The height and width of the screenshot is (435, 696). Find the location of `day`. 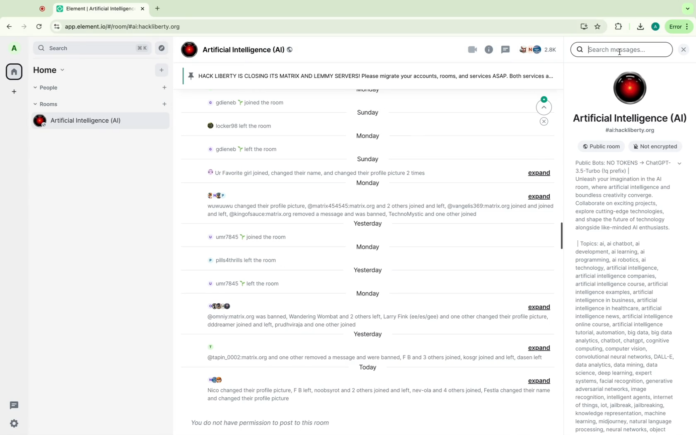

day is located at coordinates (367, 247).